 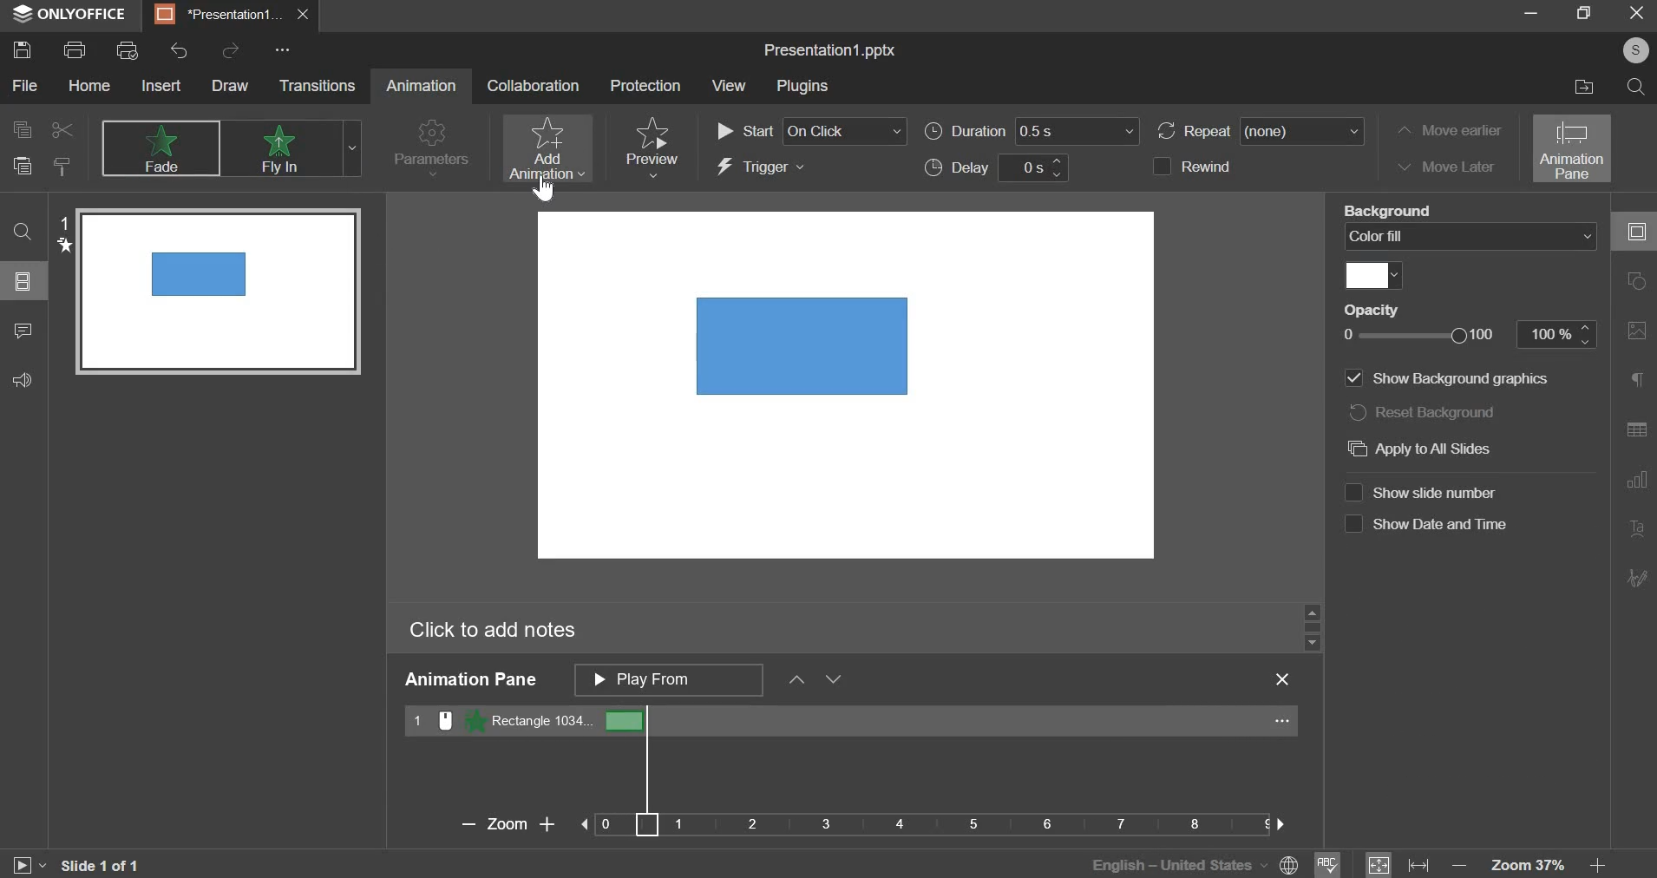 I want to click on add animation, so click(x=550, y=147).